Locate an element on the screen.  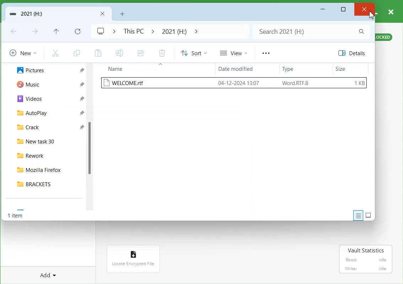
Go Forward is located at coordinates (36, 32).